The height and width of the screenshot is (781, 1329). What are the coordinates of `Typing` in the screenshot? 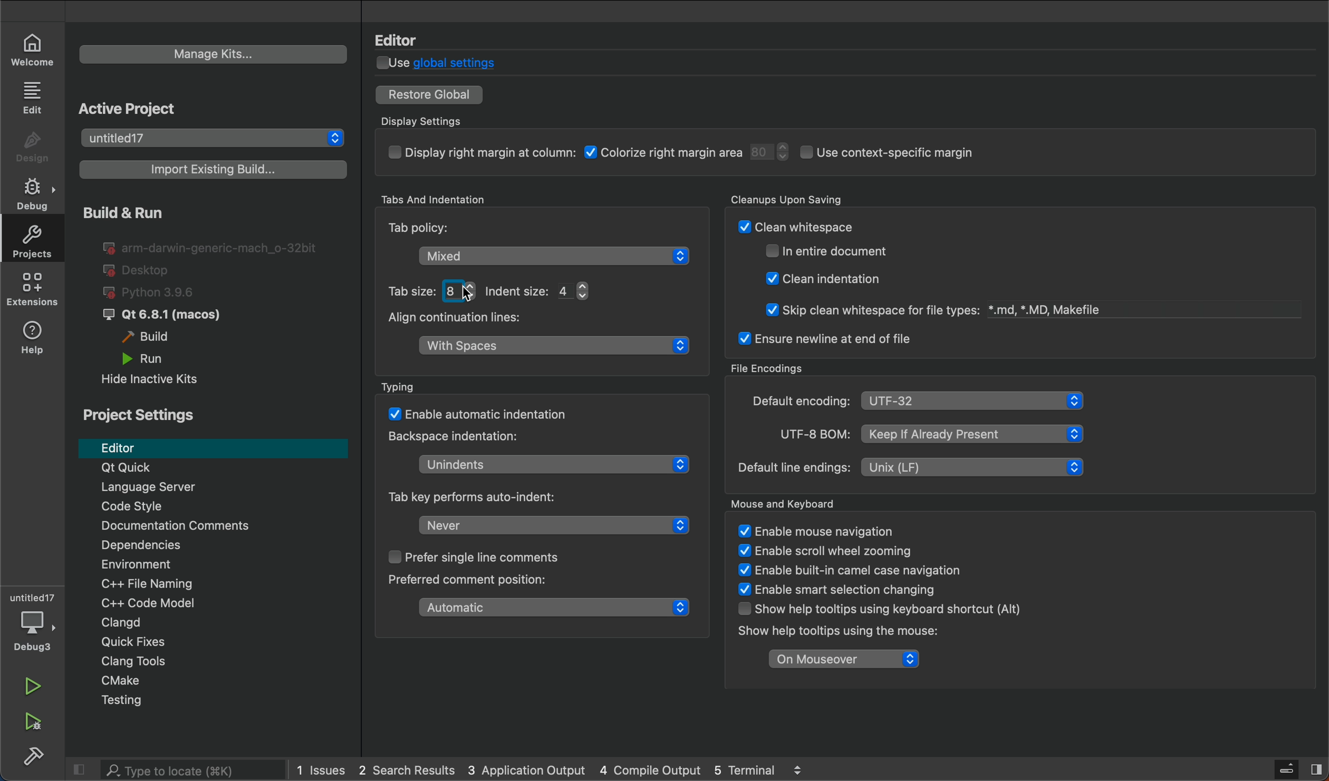 It's located at (444, 383).